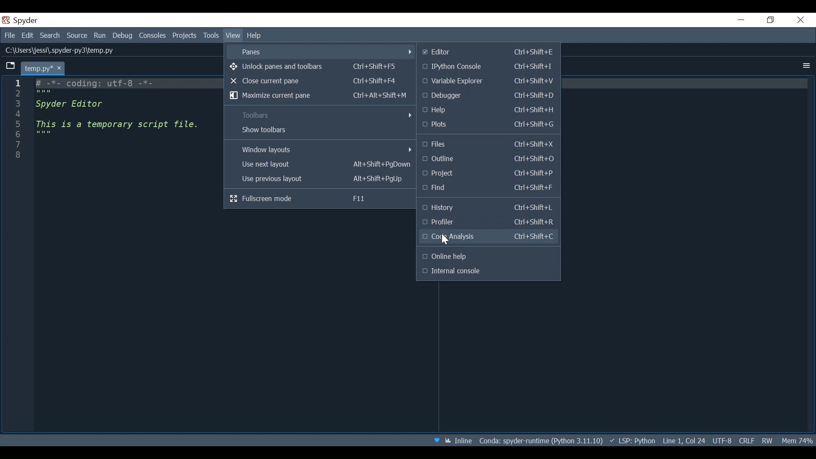 The width and height of the screenshot is (816, 459). Describe the element at coordinates (233, 35) in the screenshot. I see `View` at that location.